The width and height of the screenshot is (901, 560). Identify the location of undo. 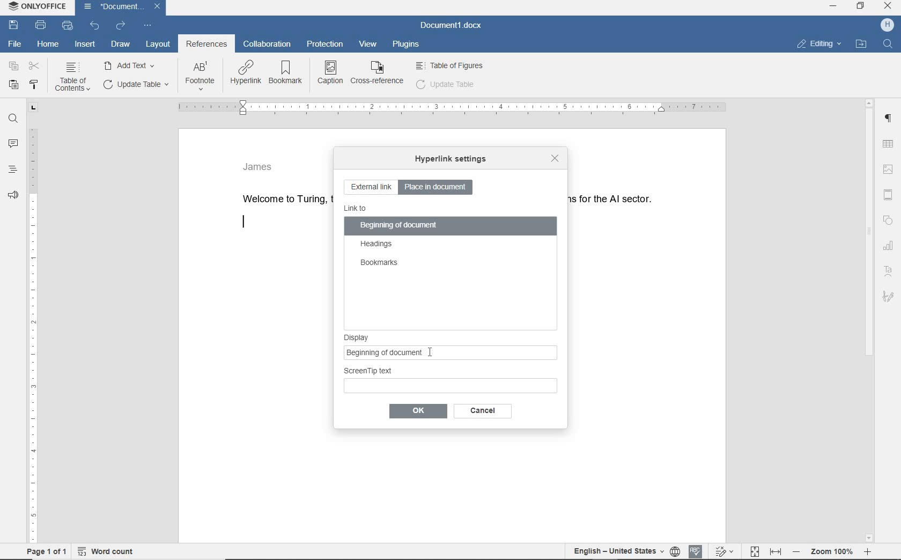
(95, 26).